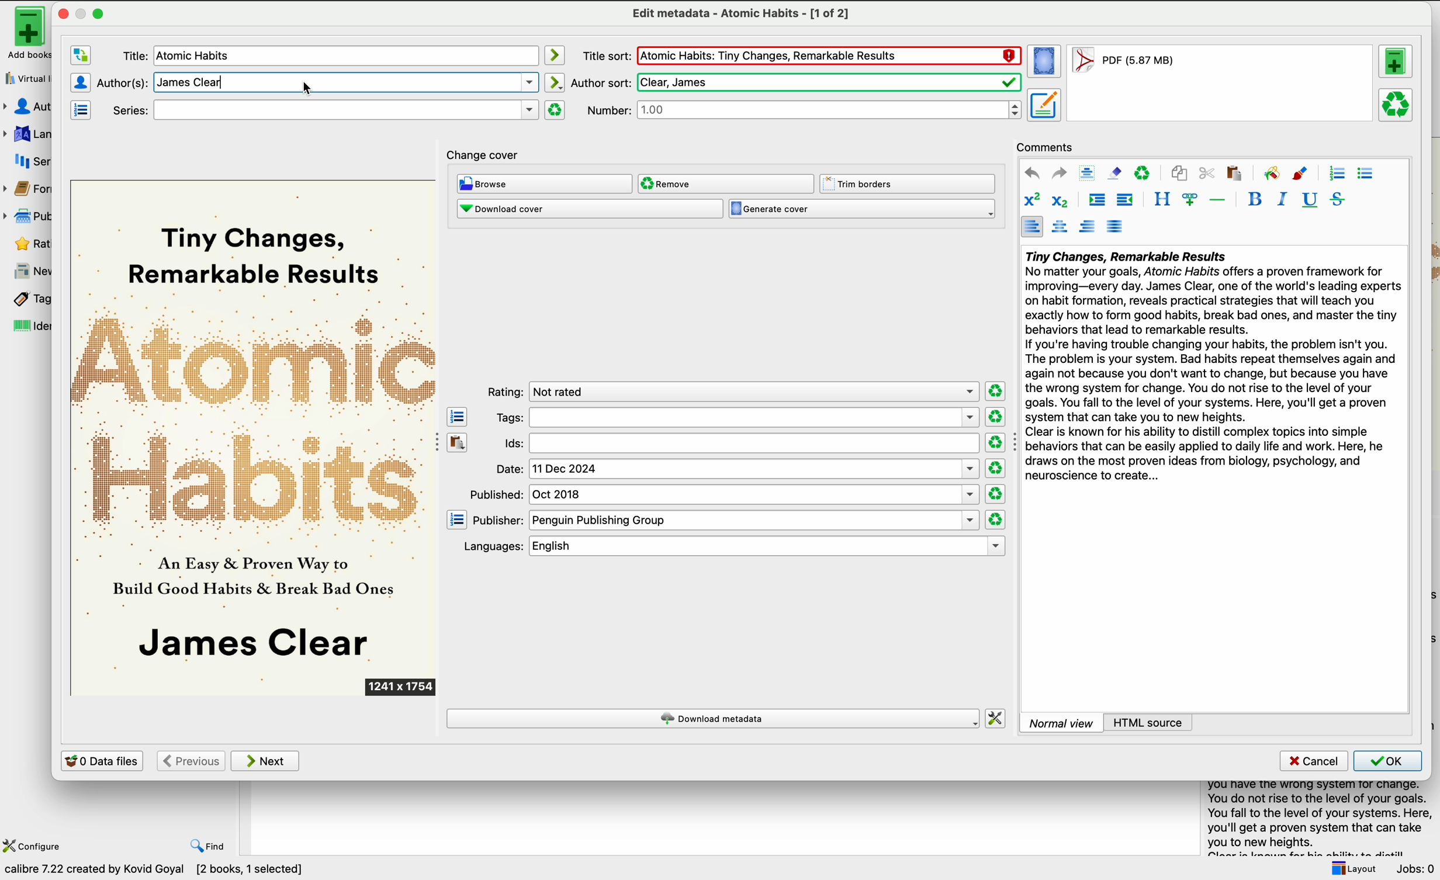  I want to click on increase indentation, so click(1097, 200).